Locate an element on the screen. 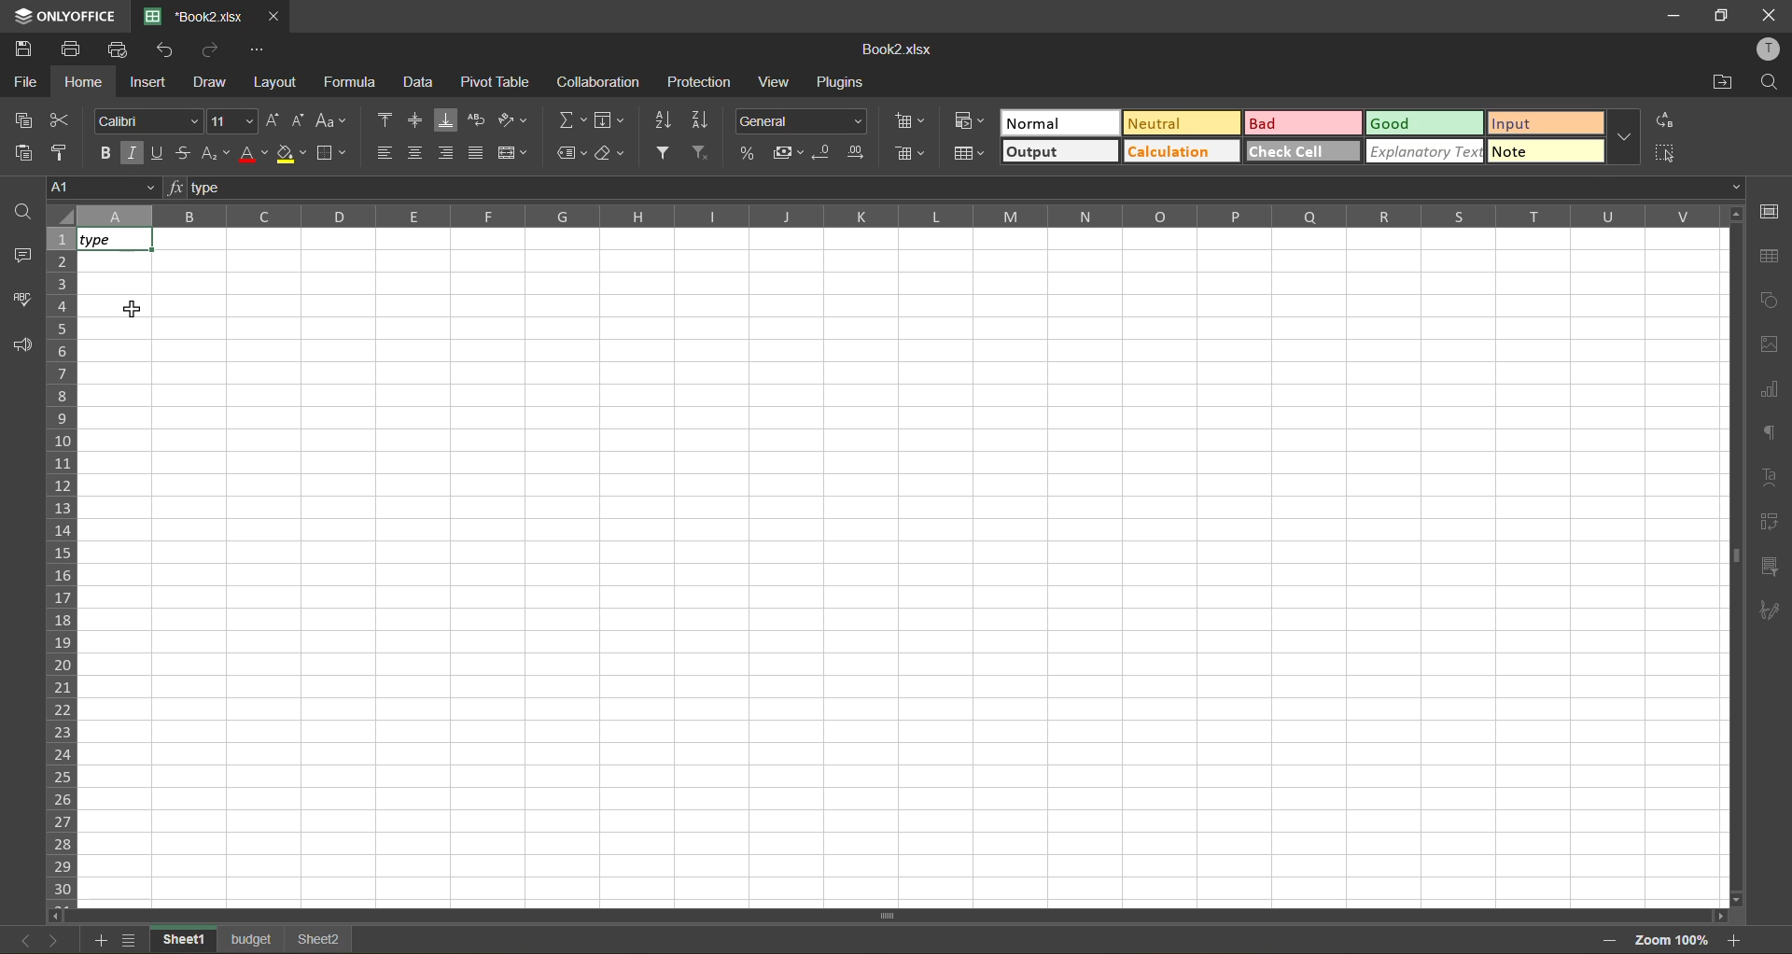  align center is located at coordinates (418, 153).